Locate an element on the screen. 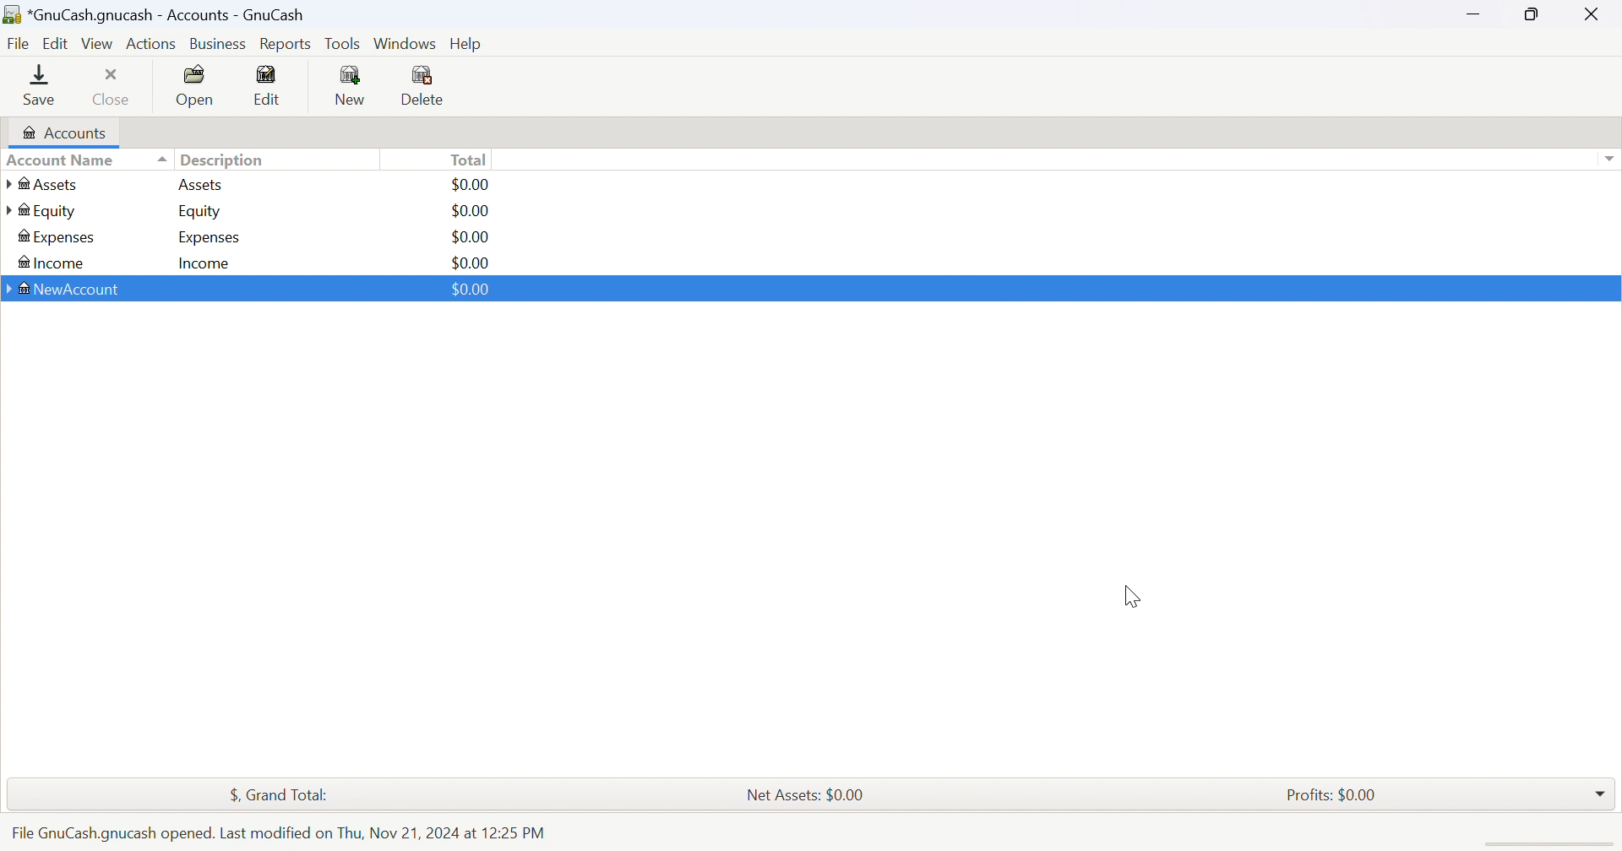  Reports is located at coordinates (285, 45).